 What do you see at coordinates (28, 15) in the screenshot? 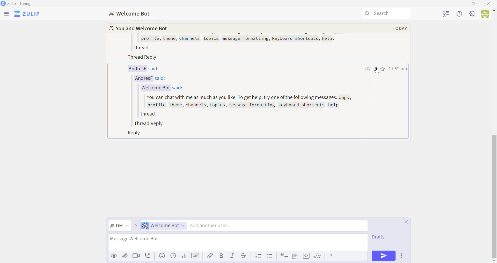
I see `Zulip` at bounding box center [28, 15].